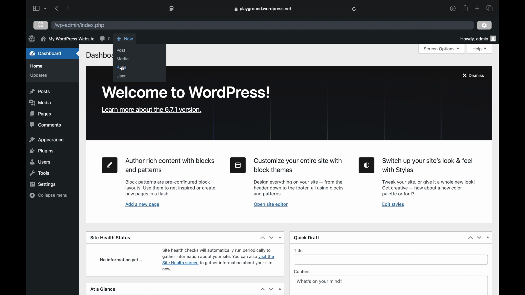 This screenshot has width=525, height=295. What do you see at coordinates (122, 68) in the screenshot?
I see `page` at bounding box center [122, 68].